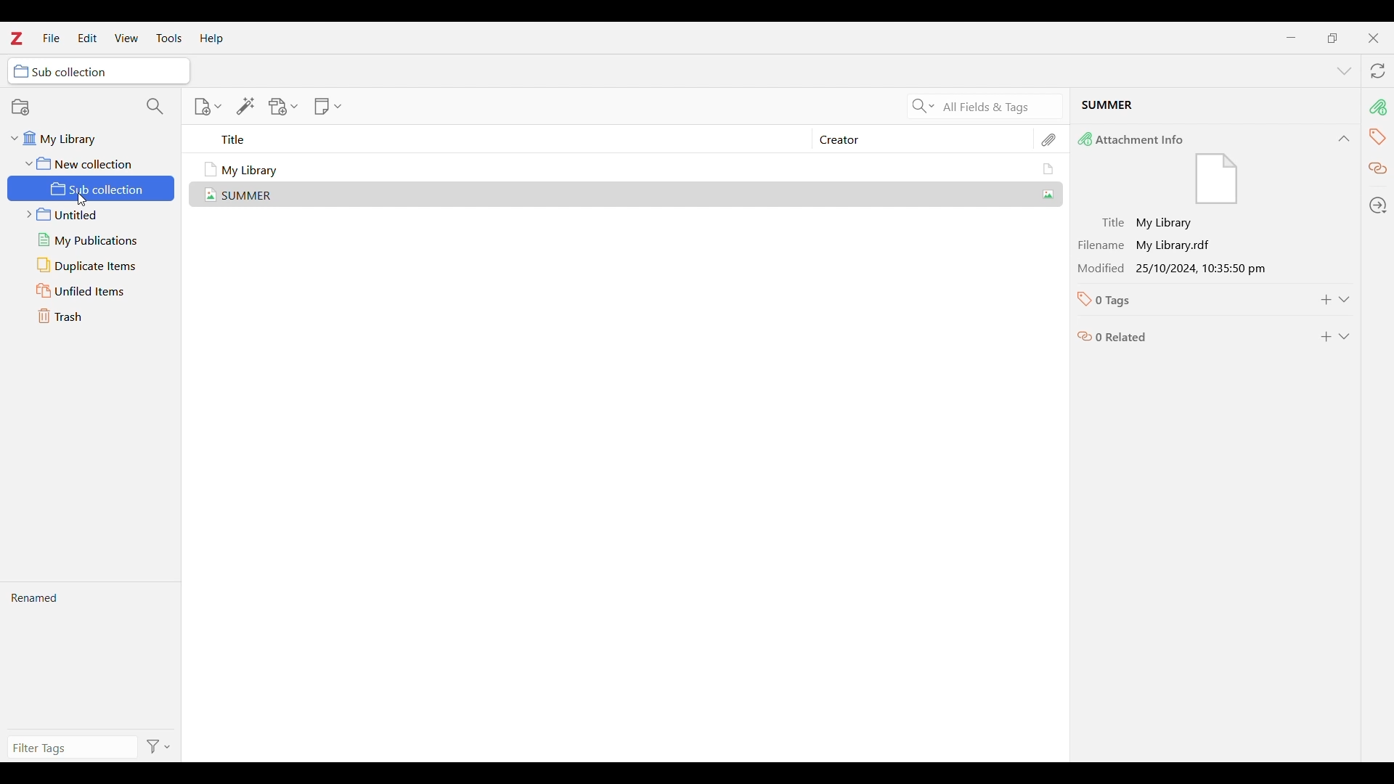 This screenshot has height=784, width=1394. What do you see at coordinates (90, 656) in the screenshot?
I see `Renamed` at bounding box center [90, 656].